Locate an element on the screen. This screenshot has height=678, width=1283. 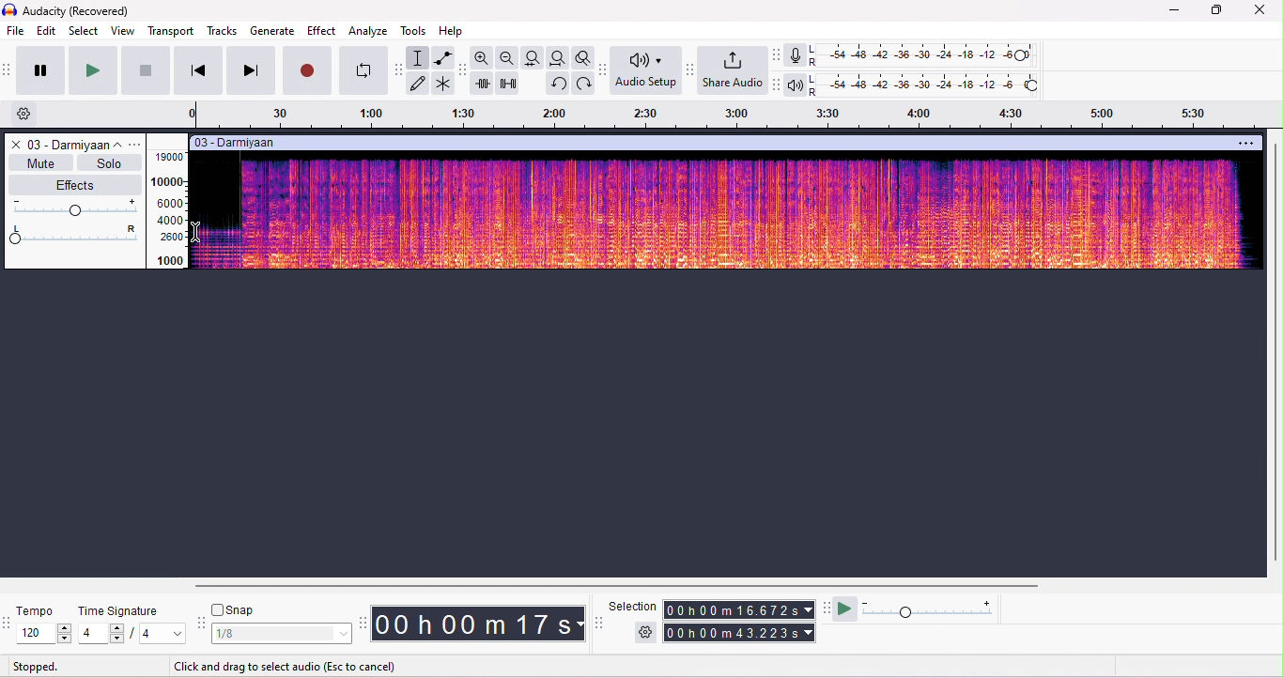
snap is located at coordinates (239, 609).